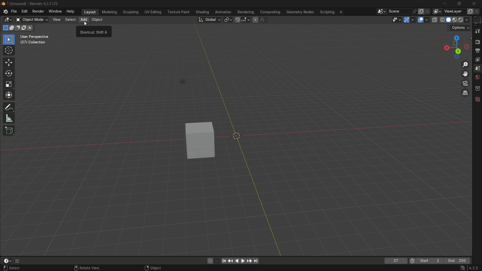 The width and height of the screenshot is (482, 271). What do you see at coordinates (12, 28) in the screenshot?
I see `extend existing selection` at bounding box center [12, 28].